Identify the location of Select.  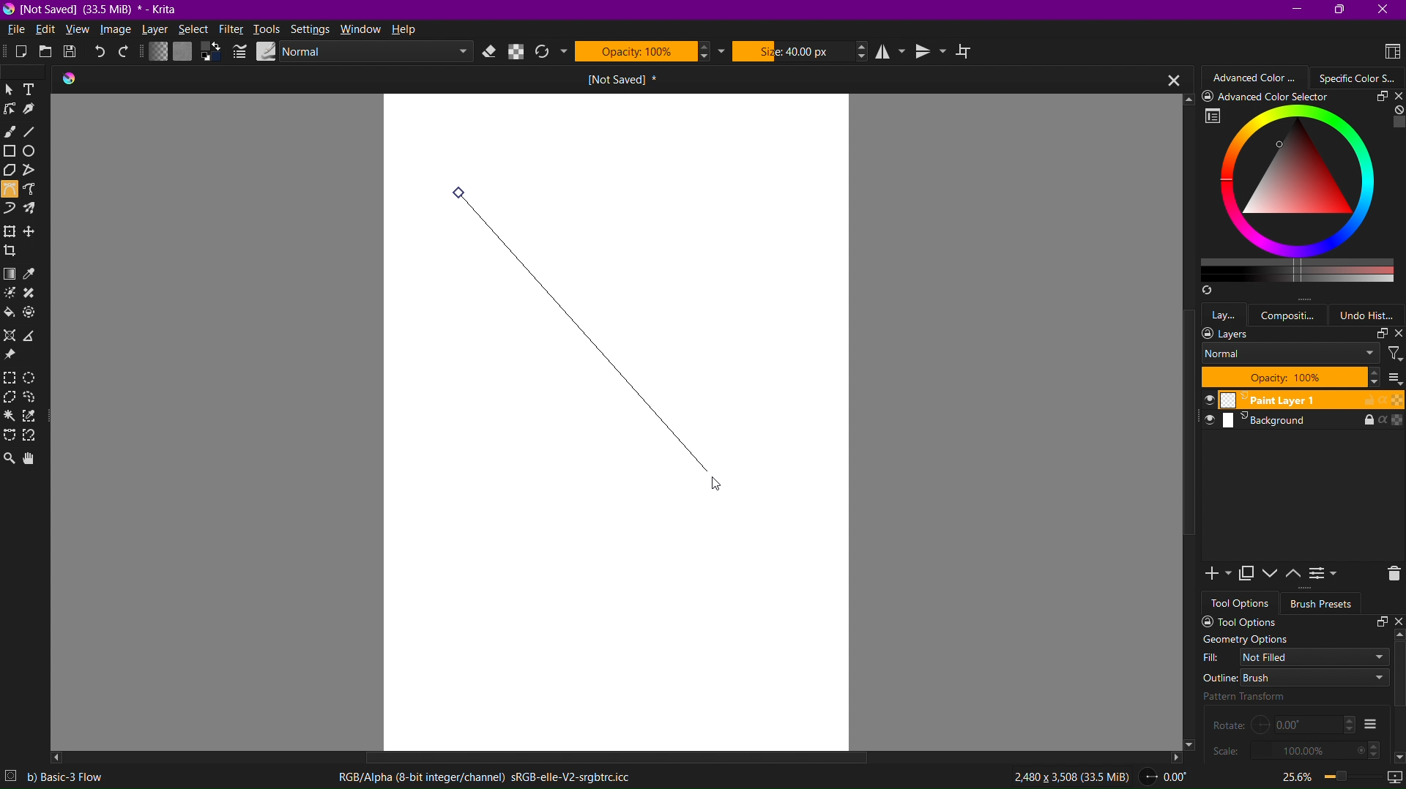
(193, 31).